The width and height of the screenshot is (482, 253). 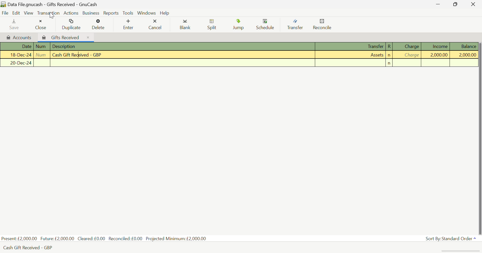 I want to click on Jump, so click(x=240, y=24).